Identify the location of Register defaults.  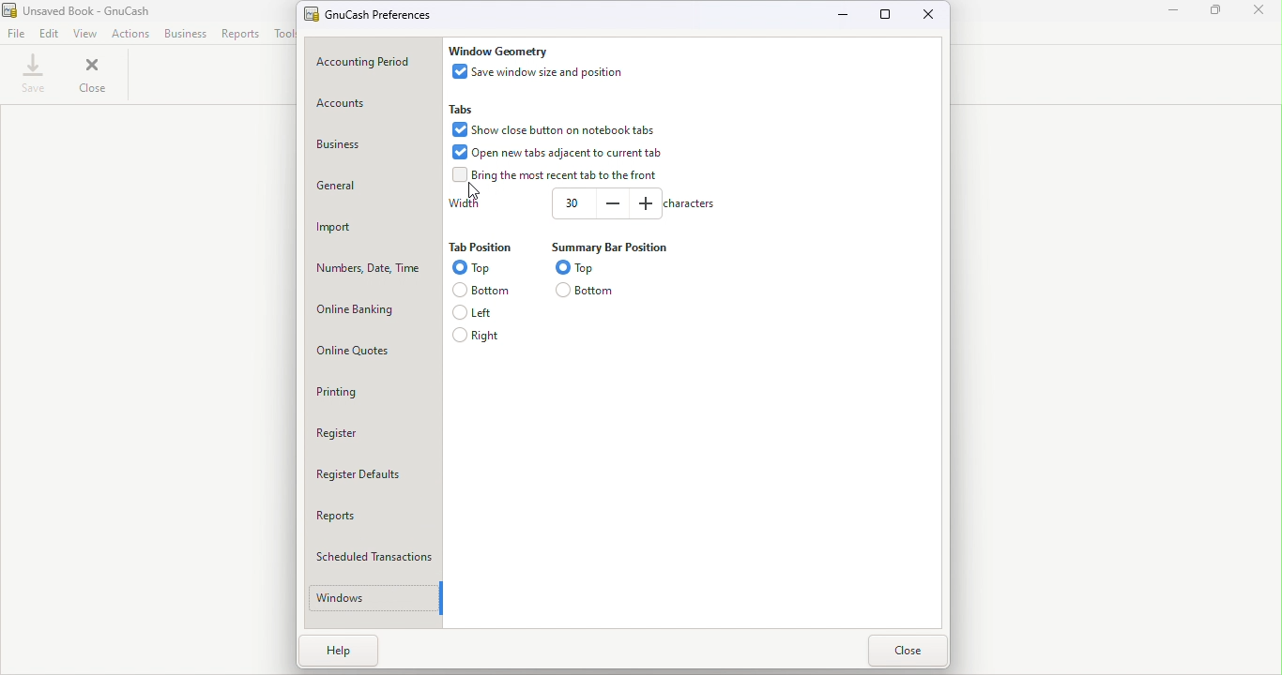
(375, 472).